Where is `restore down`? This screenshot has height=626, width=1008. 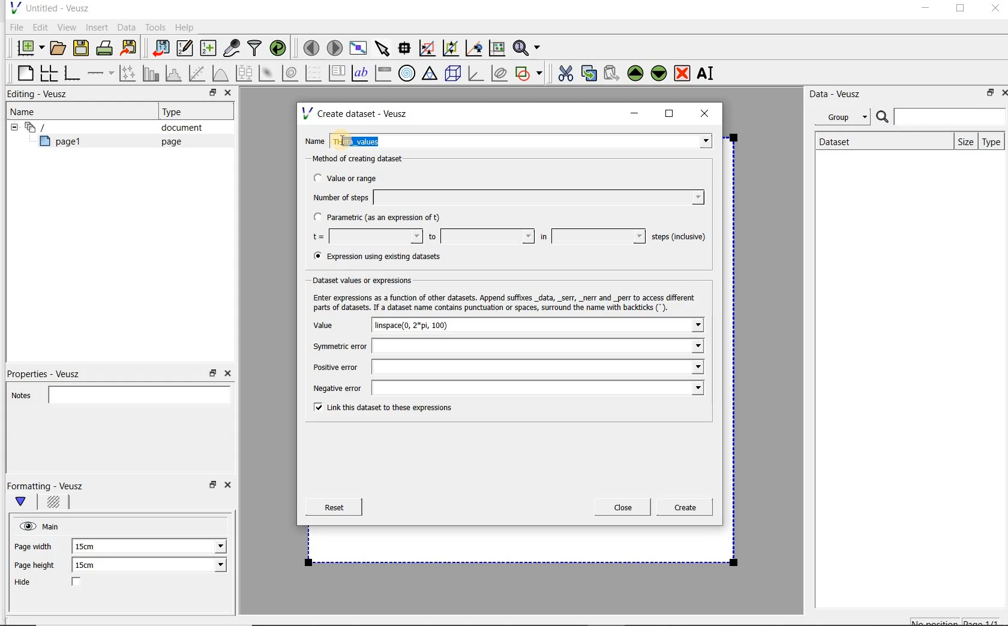
restore down is located at coordinates (987, 95).